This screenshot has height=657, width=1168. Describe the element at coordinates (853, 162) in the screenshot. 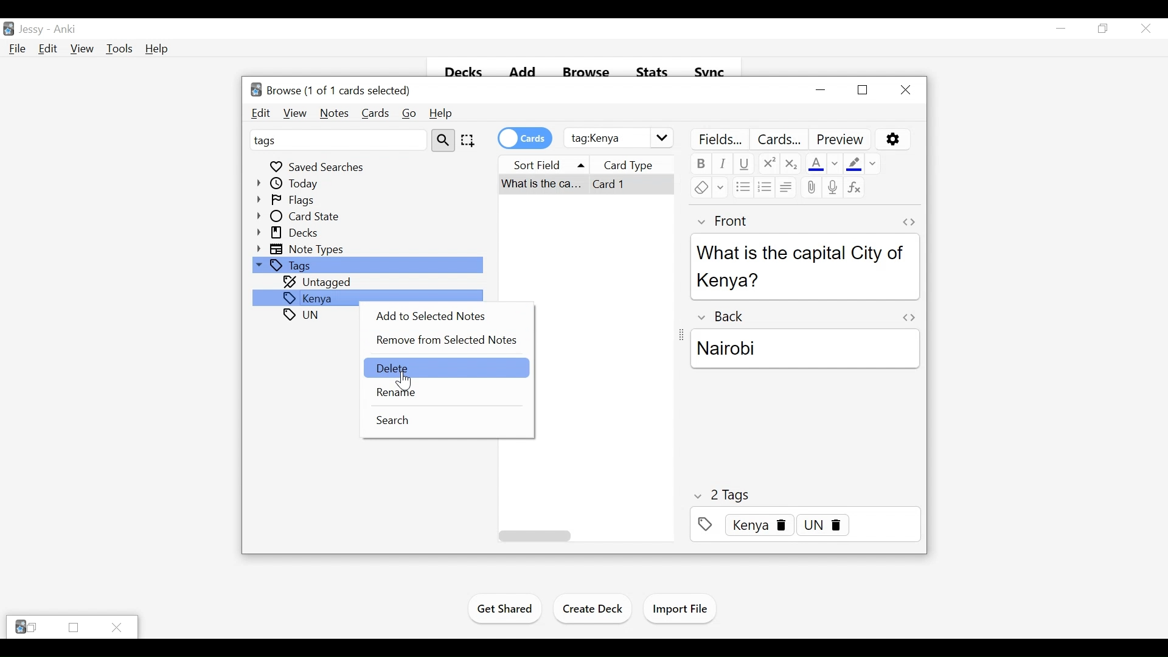

I see `Text Higlight Color` at that location.